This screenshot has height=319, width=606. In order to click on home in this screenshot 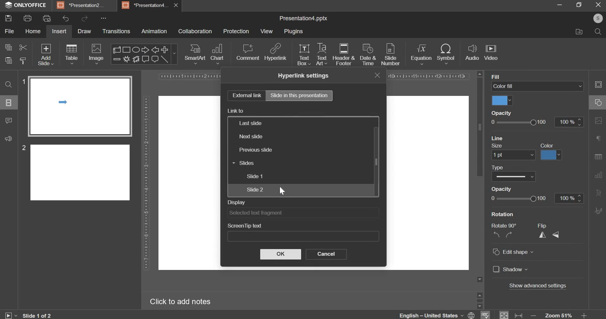, I will do `click(33, 31)`.